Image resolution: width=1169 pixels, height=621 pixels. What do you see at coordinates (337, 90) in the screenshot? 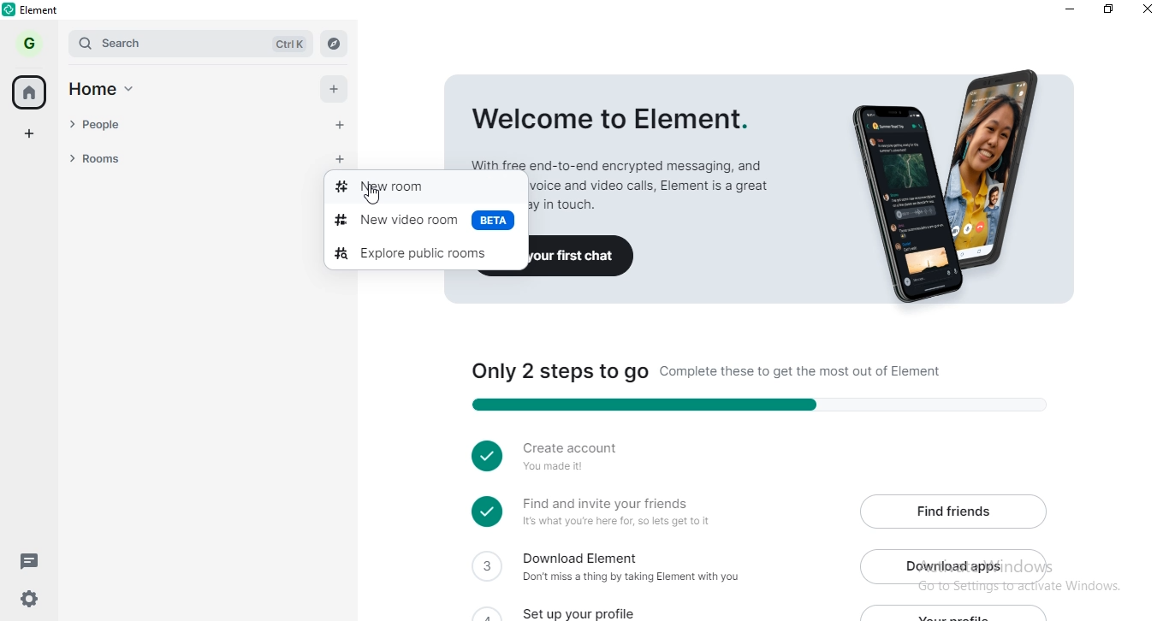
I see `add ` at bounding box center [337, 90].